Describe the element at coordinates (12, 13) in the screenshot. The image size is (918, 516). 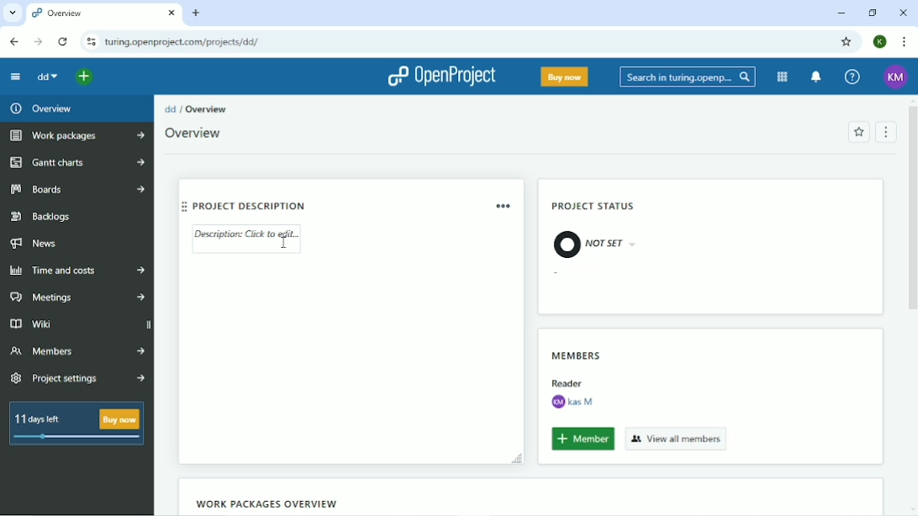
I see `Select tabs` at that location.